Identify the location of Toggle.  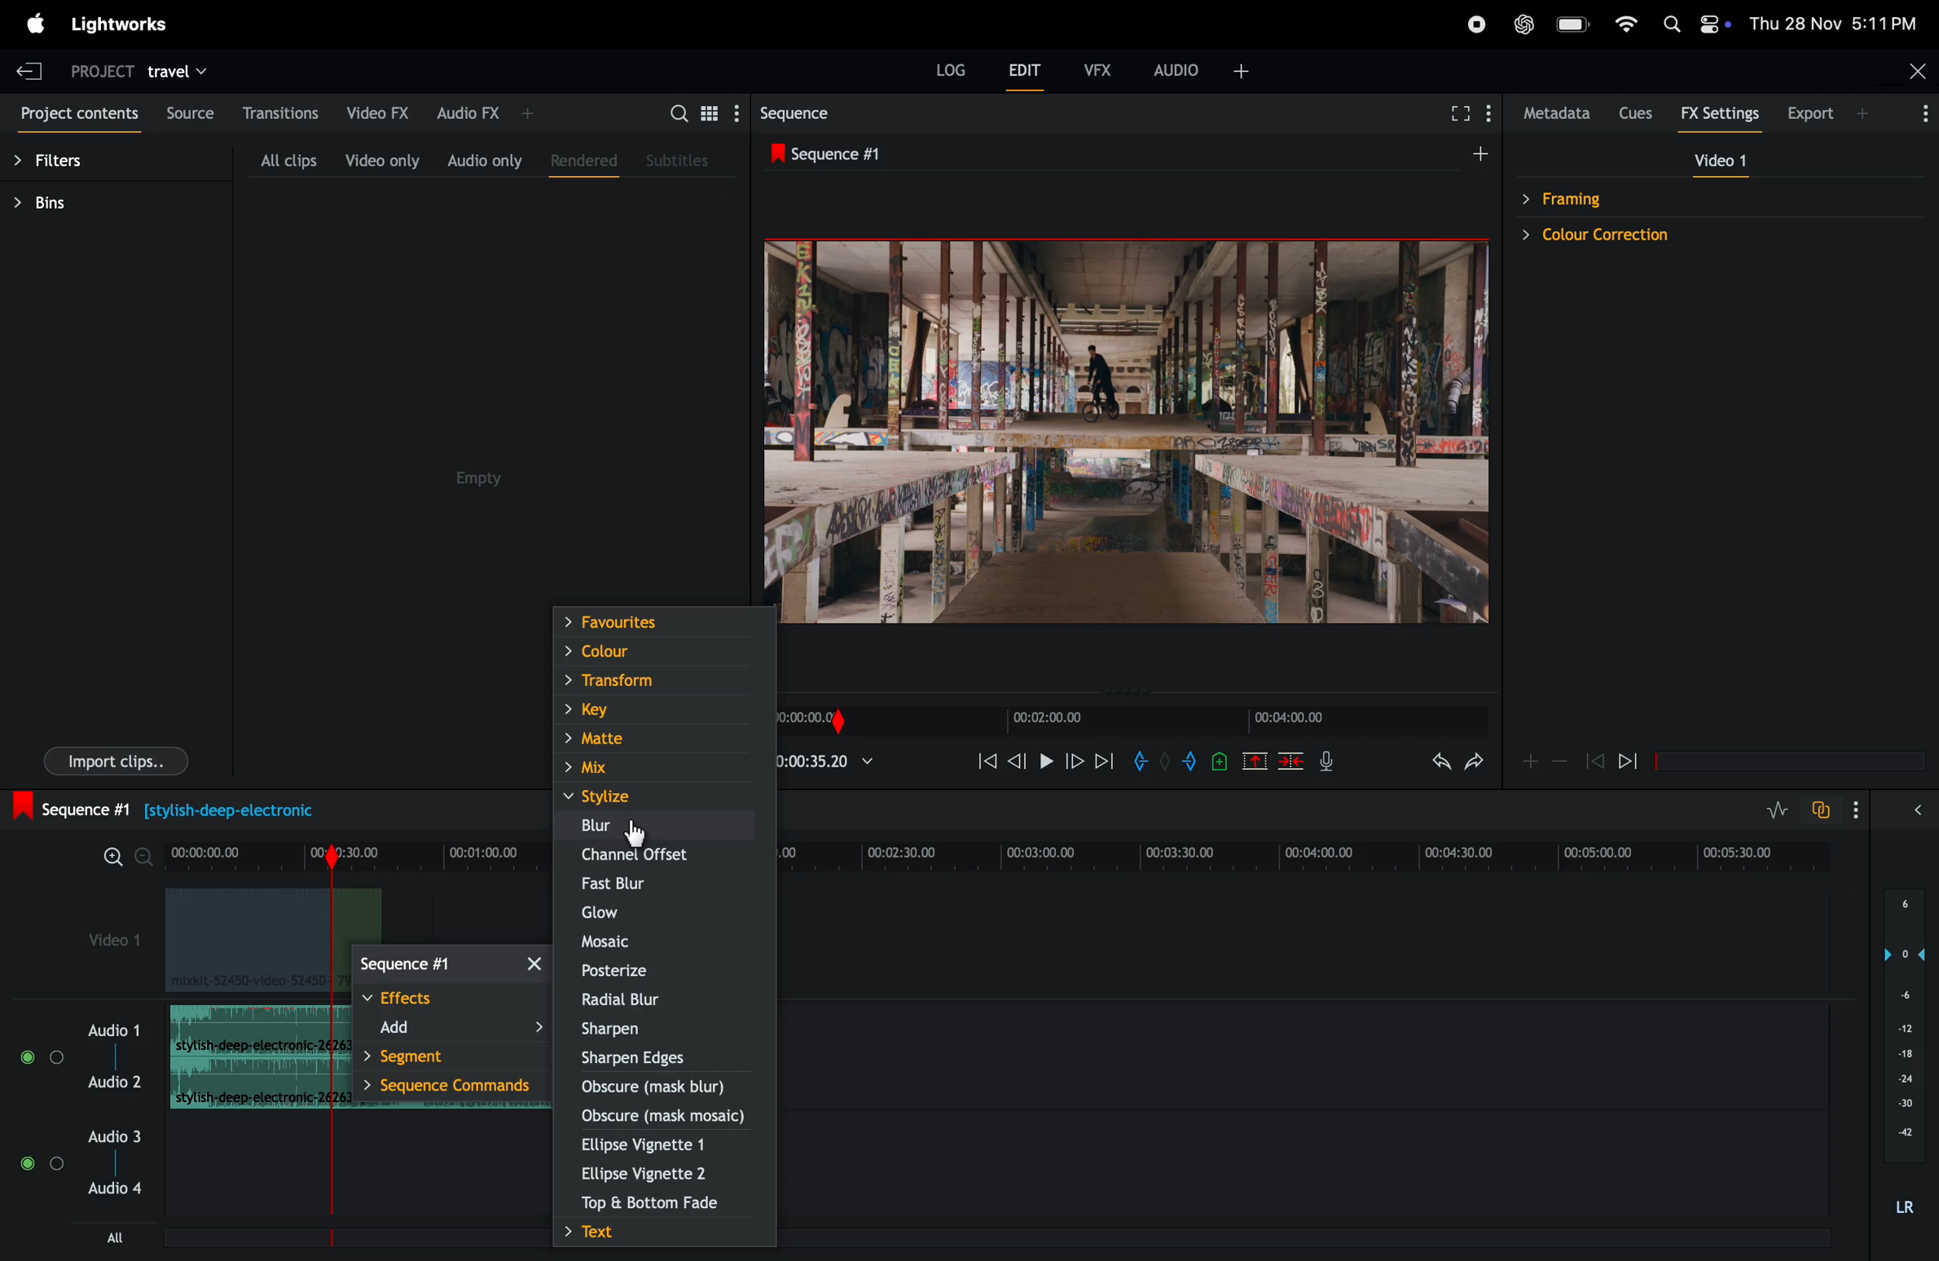
(59, 1056).